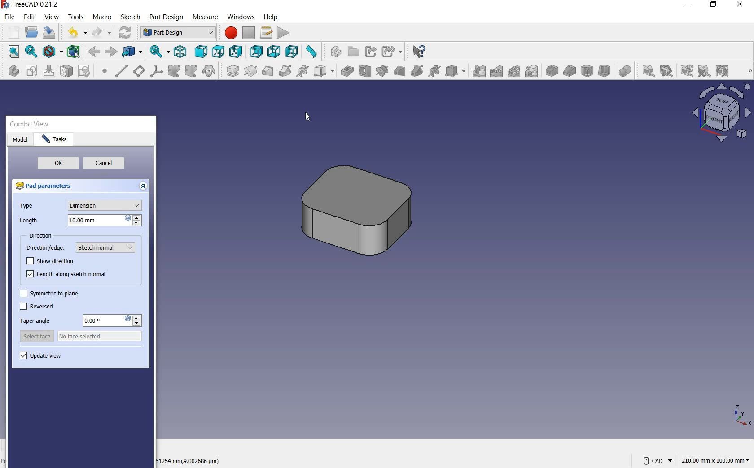 This screenshot has height=468, width=754. Describe the element at coordinates (41, 358) in the screenshot. I see `update view` at that location.